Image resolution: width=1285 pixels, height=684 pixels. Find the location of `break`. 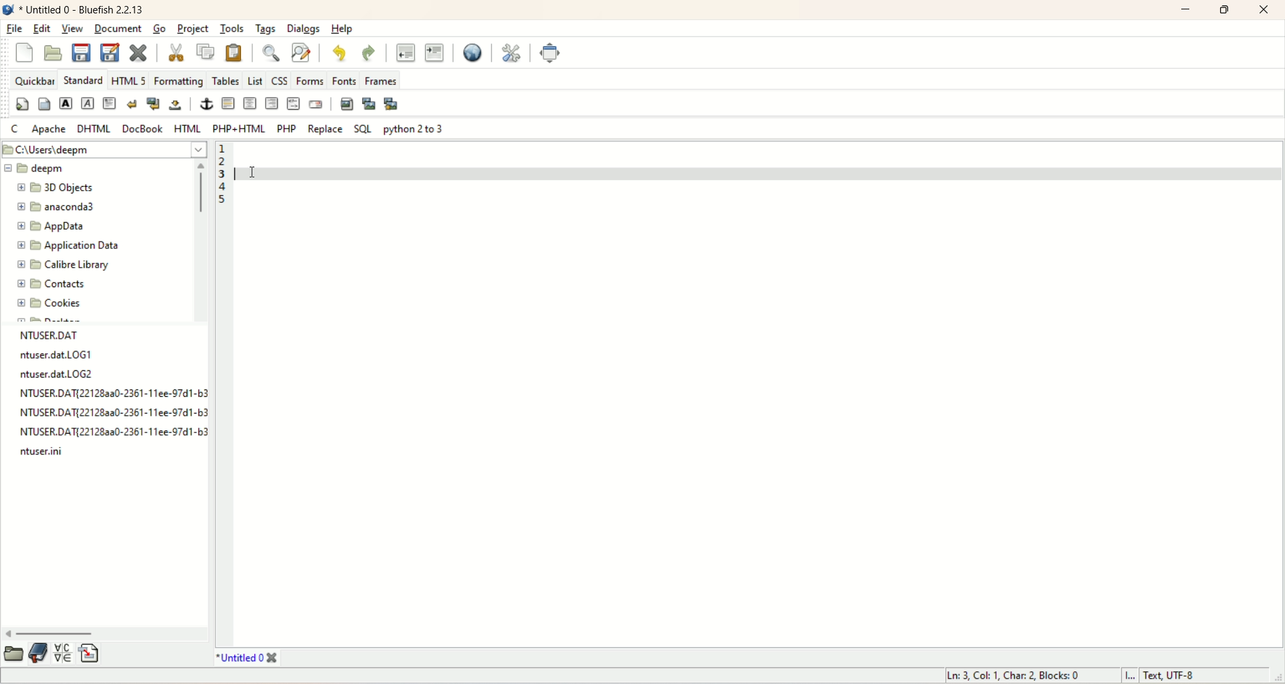

break is located at coordinates (133, 103).